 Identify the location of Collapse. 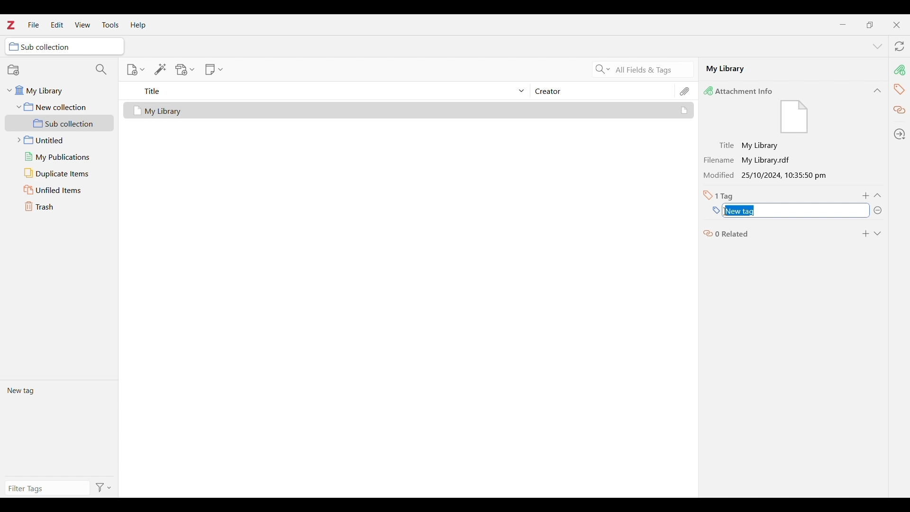
(877, 195).